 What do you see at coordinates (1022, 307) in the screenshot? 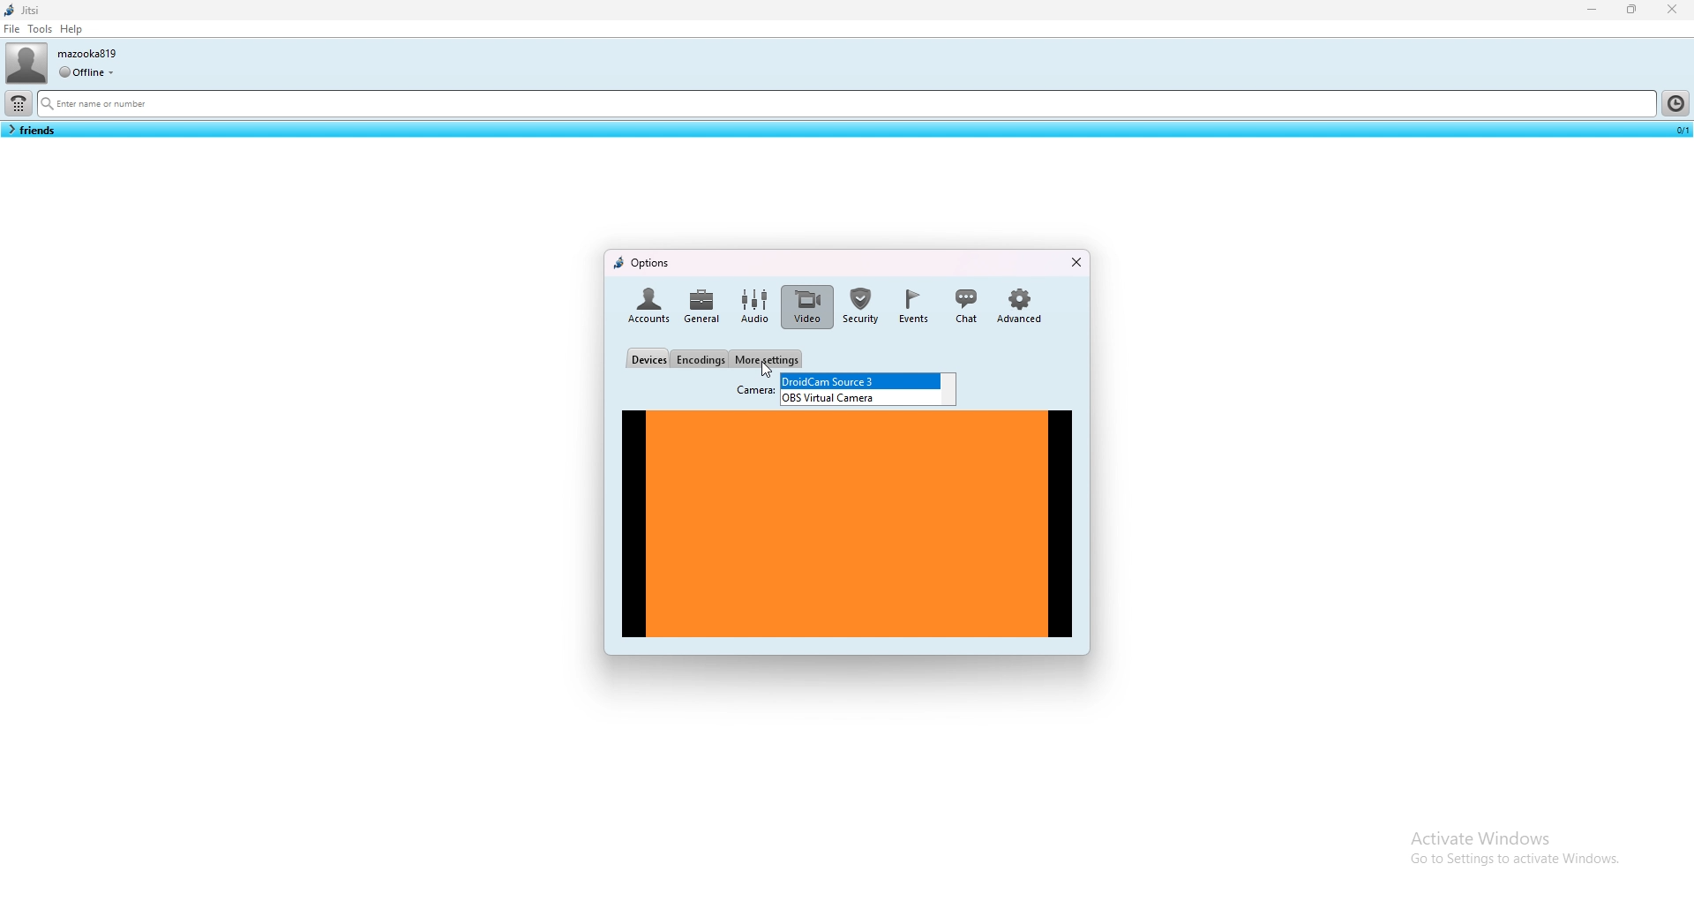
I see `advanced` at bounding box center [1022, 307].